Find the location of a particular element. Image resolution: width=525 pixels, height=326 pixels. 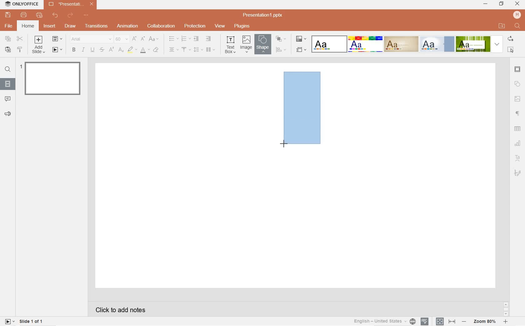

copy style is located at coordinates (20, 50).